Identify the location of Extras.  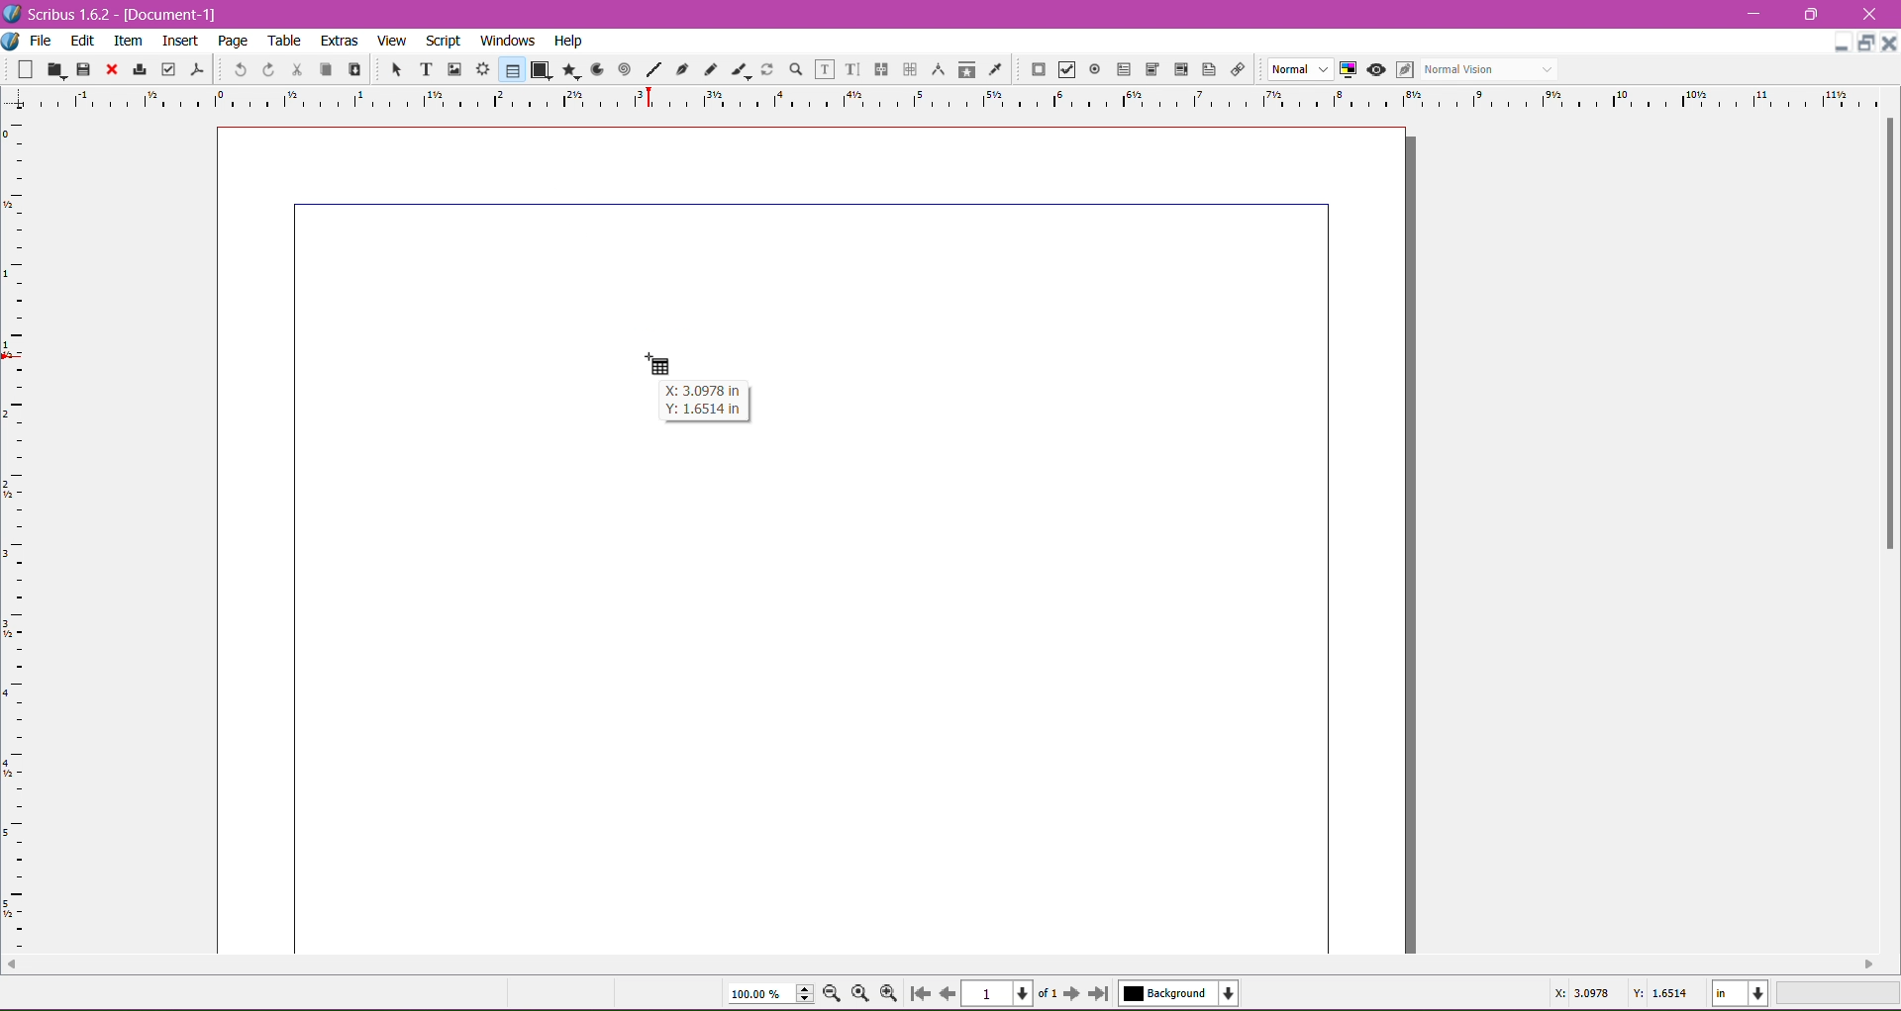
(340, 40).